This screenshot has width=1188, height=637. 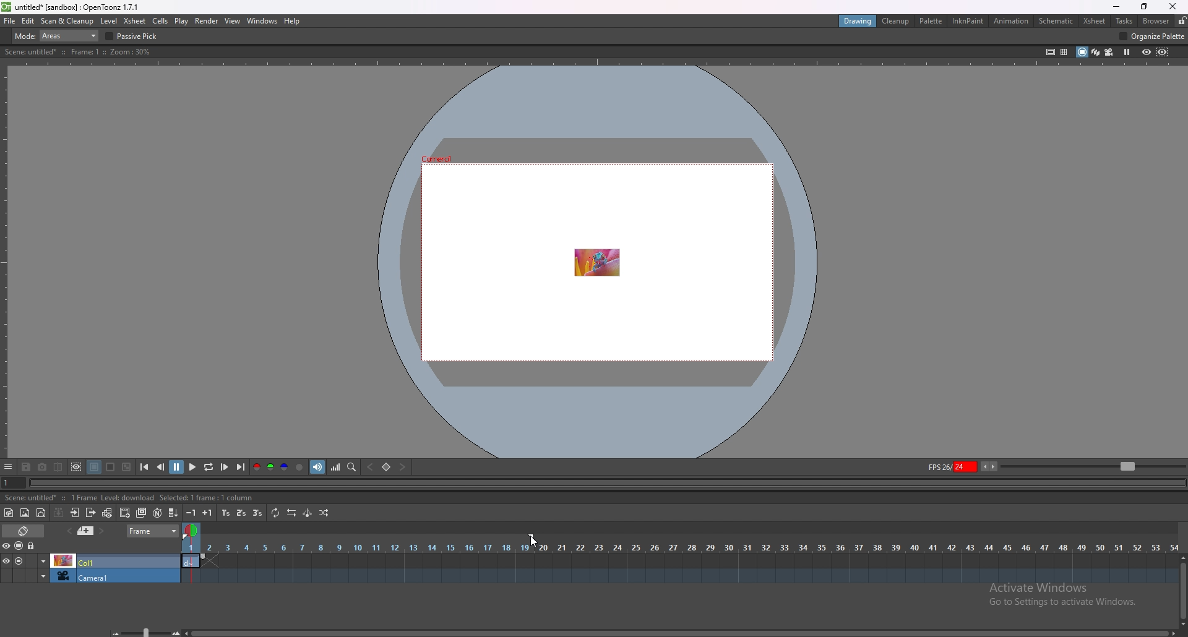 What do you see at coordinates (534, 537) in the screenshot?
I see `end frame` at bounding box center [534, 537].